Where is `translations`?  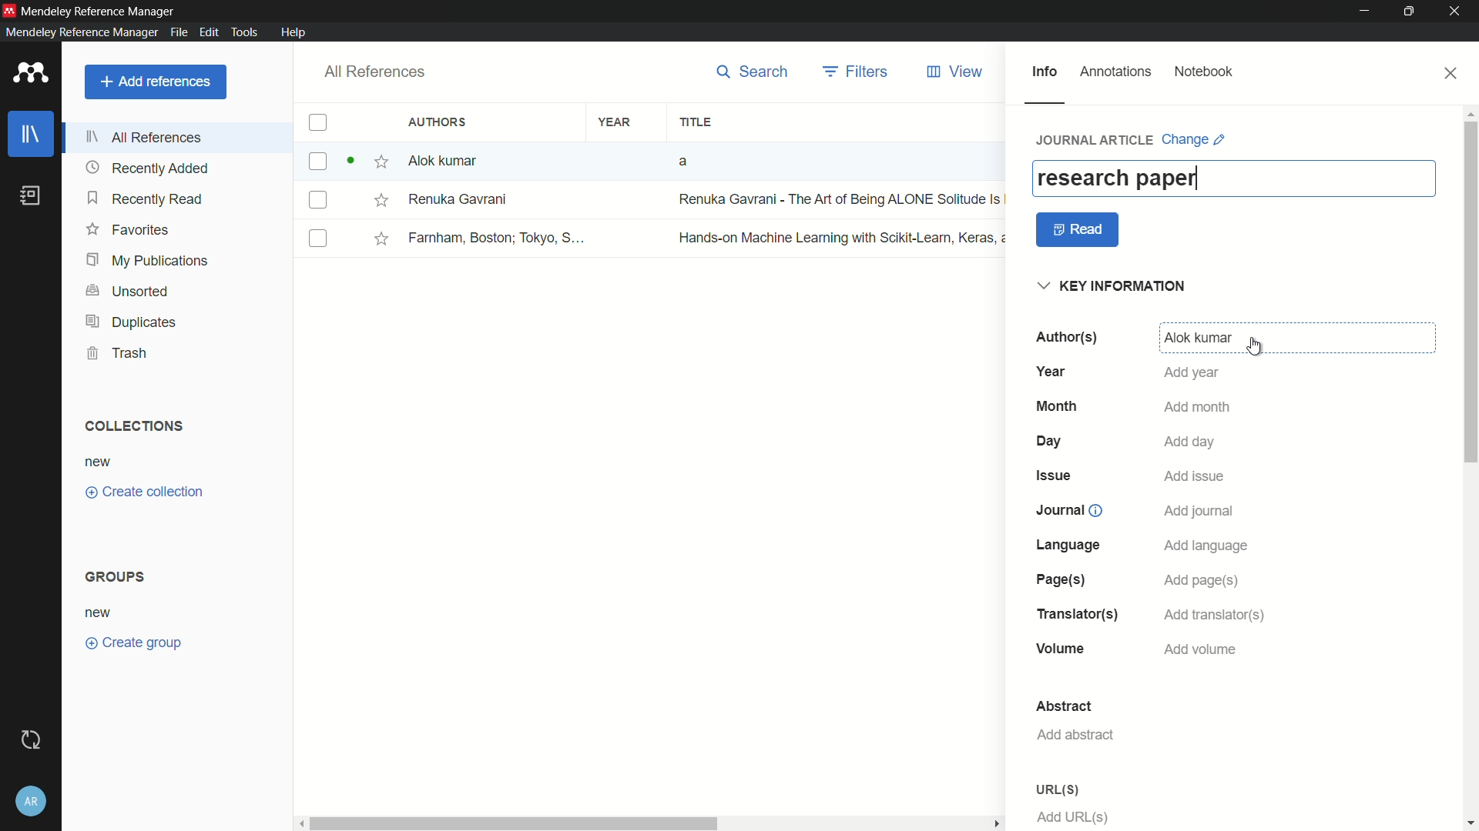
translations is located at coordinates (1076, 614).